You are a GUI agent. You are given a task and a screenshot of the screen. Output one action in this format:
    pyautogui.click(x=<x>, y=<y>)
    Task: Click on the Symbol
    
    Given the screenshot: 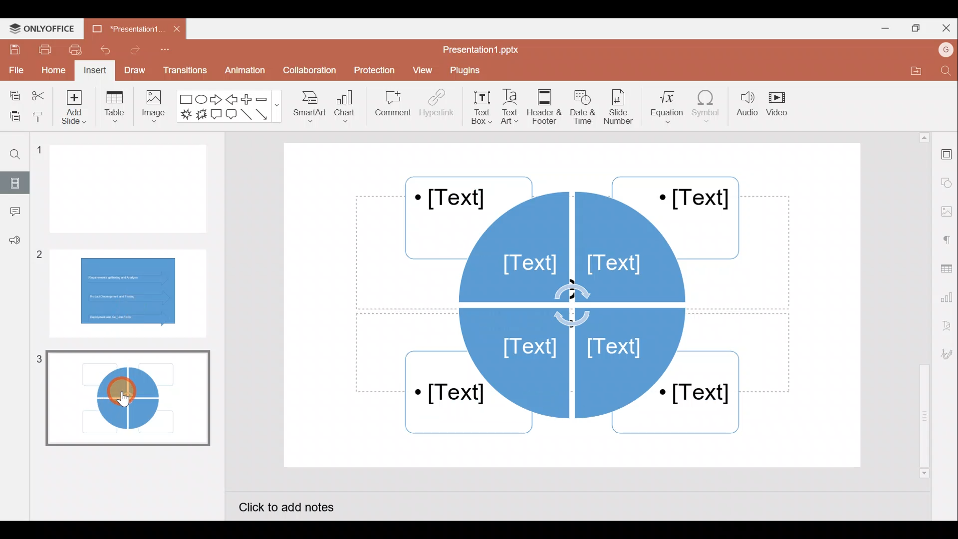 What is the action you would take?
    pyautogui.click(x=707, y=109)
    